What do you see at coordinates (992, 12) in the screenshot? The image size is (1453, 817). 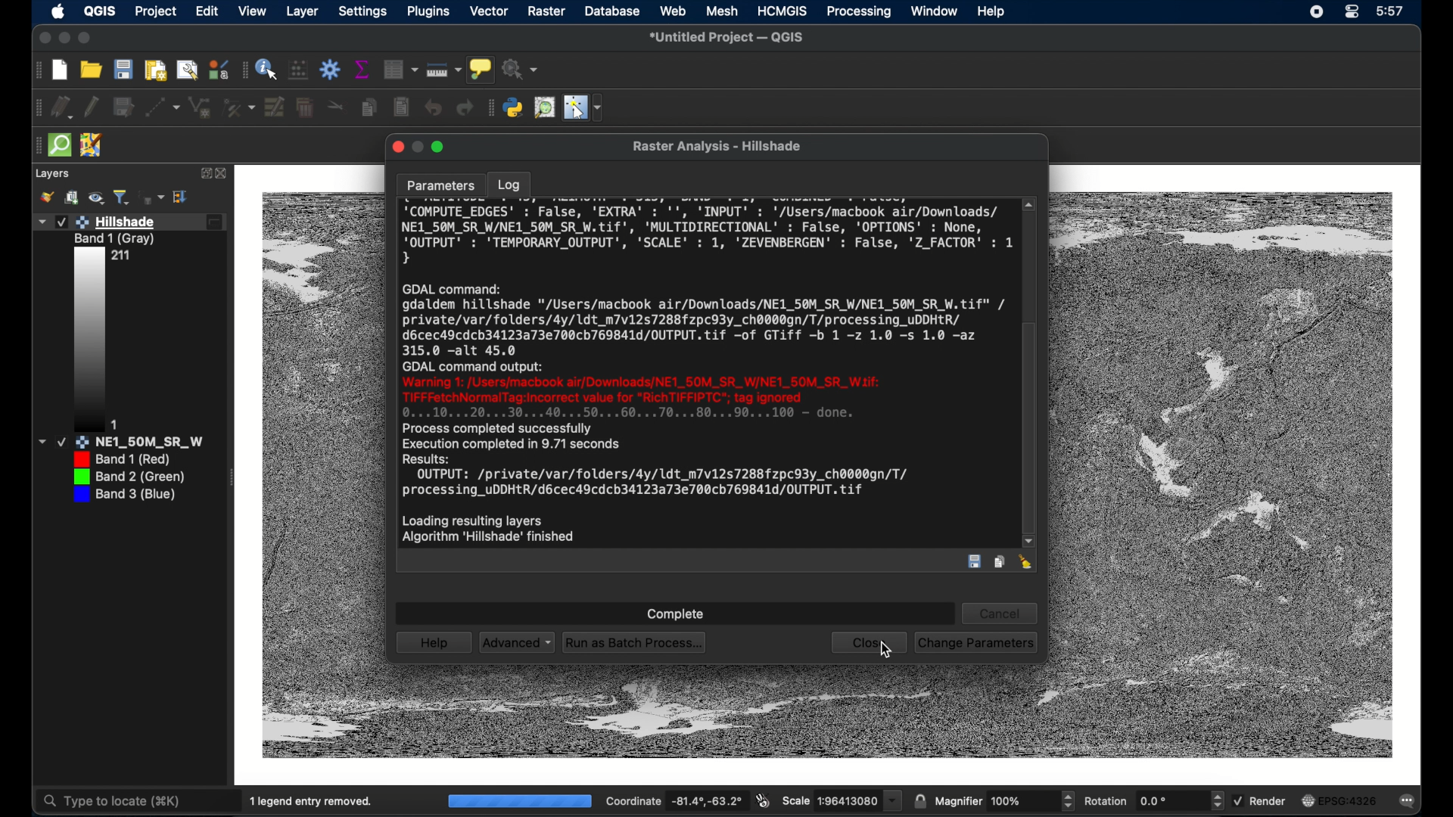 I see `help` at bounding box center [992, 12].